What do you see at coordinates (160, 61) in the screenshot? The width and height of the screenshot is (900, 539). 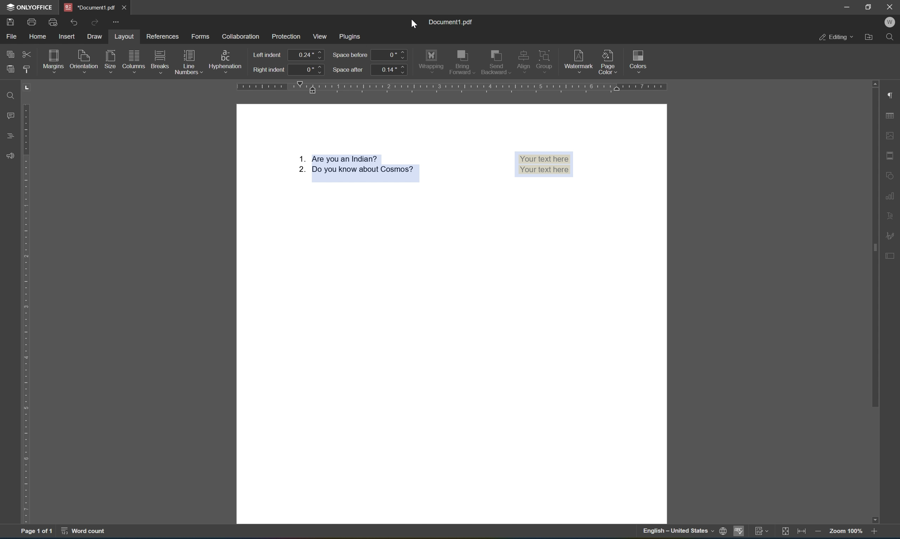 I see `breaks` at bounding box center [160, 61].